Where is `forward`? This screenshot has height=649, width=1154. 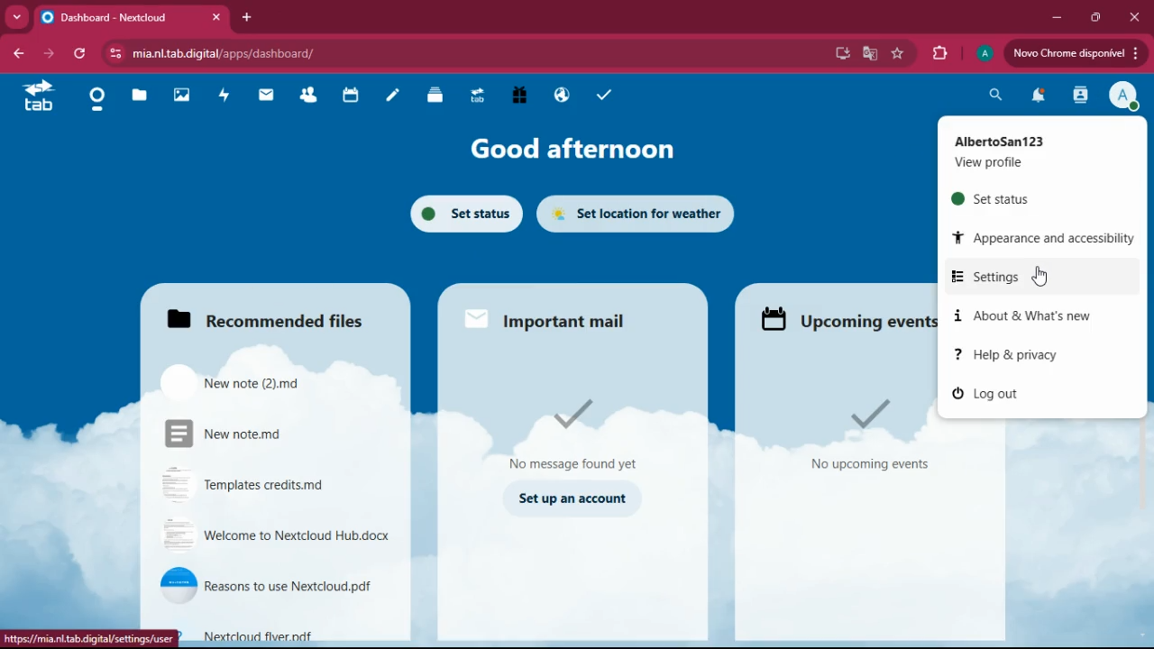 forward is located at coordinates (49, 53).